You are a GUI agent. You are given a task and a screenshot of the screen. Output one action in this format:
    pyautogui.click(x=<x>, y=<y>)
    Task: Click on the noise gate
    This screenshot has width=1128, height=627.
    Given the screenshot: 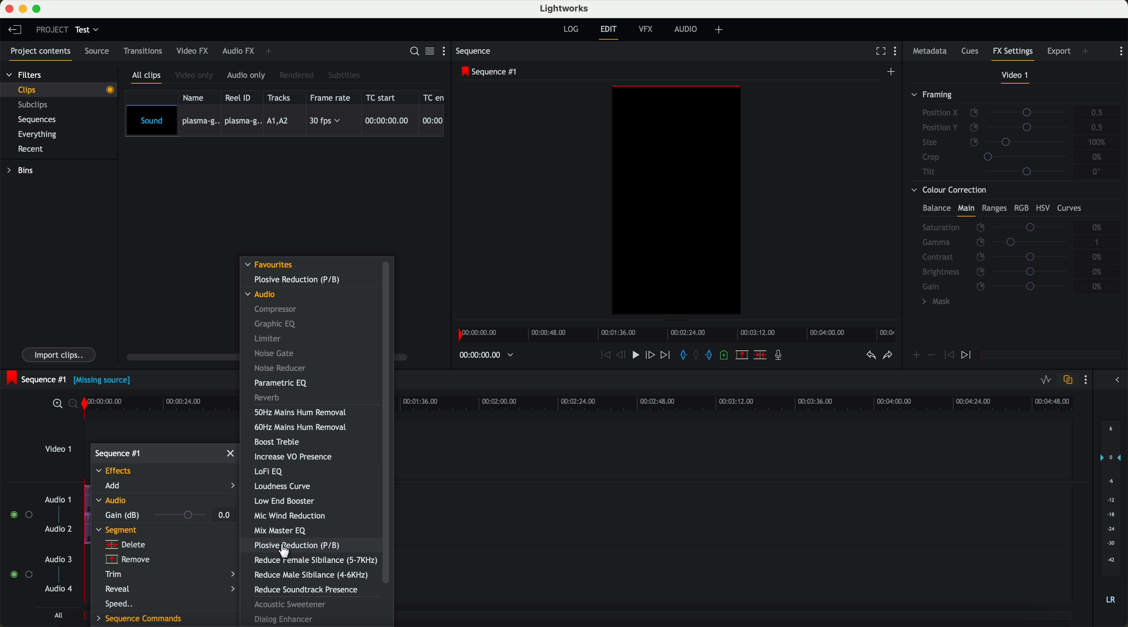 What is the action you would take?
    pyautogui.click(x=275, y=353)
    